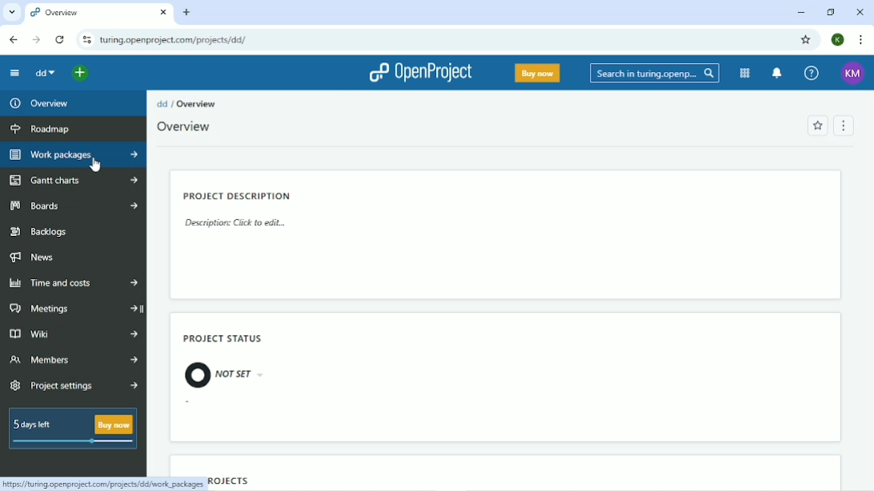 Image resolution: width=874 pixels, height=491 pixels. What do you see at coordinates (186, 13) in the screenshot?
I see `New tab` at bounding box center [186, 13].